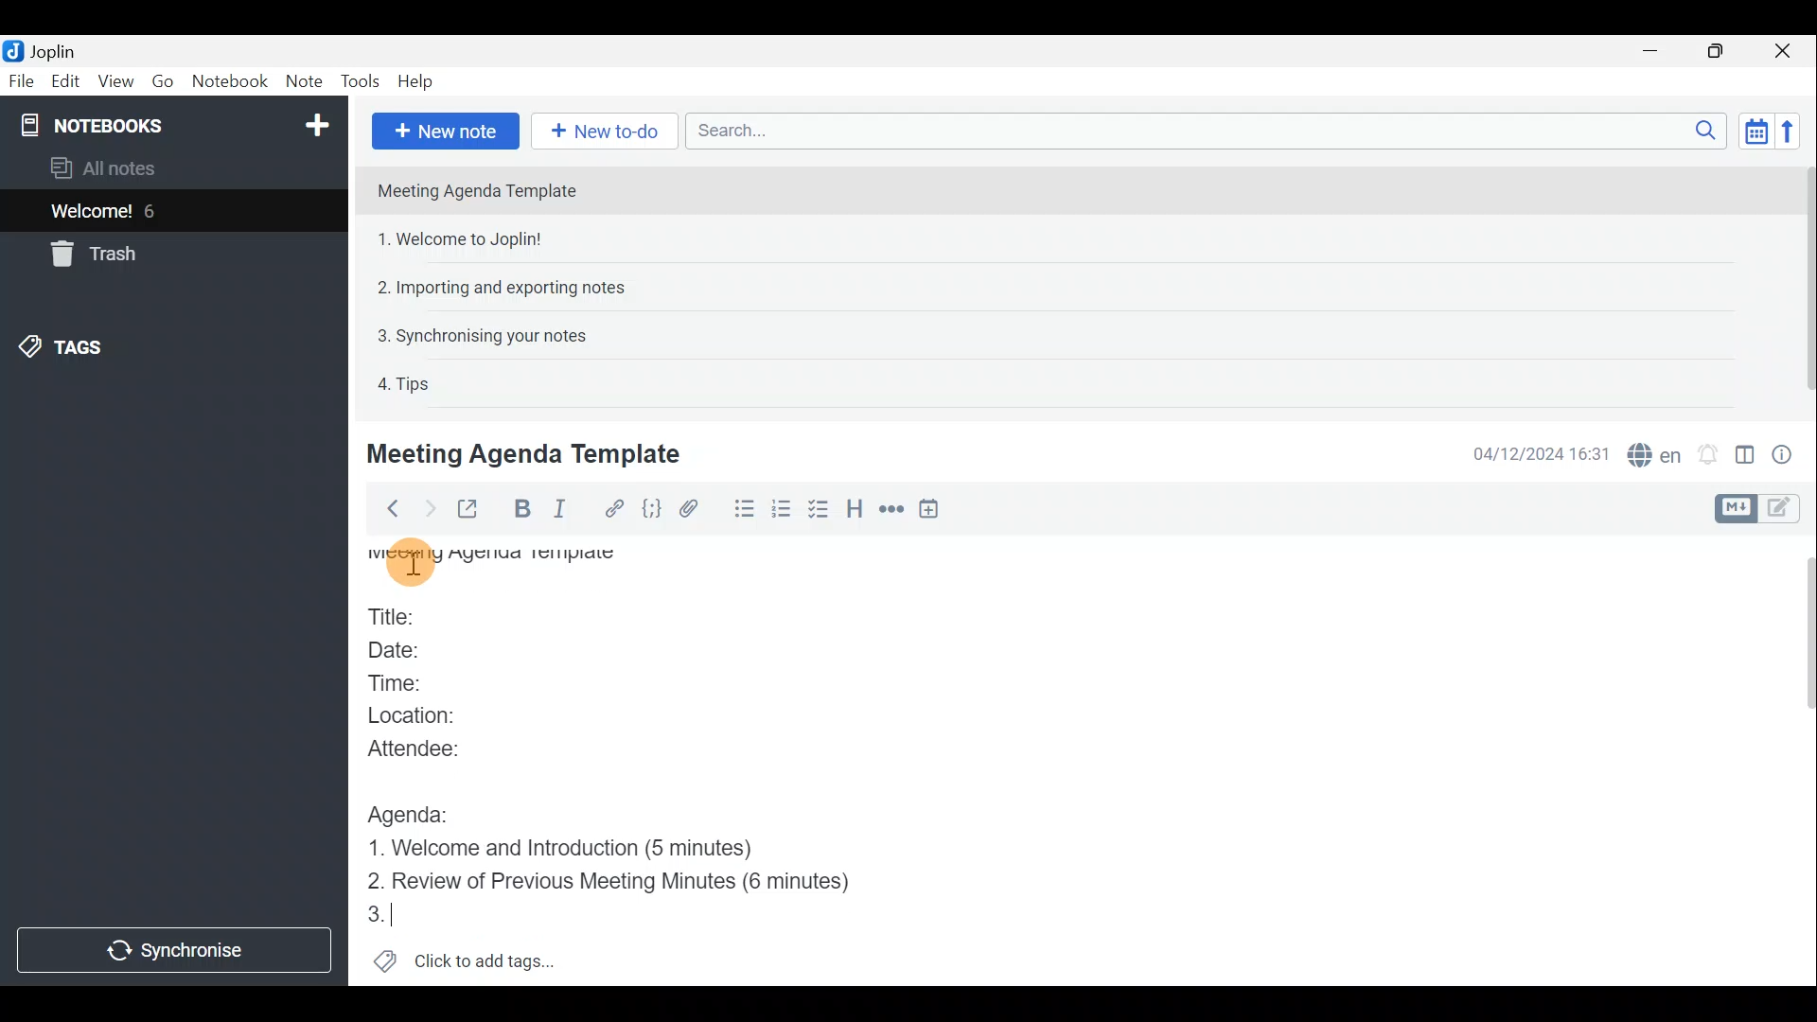 The width and height of the screenshot is (1817, 1022). What do you see at coordinates (411, 560) in the screenshot?
I see `` at bounding box center [411, 560].